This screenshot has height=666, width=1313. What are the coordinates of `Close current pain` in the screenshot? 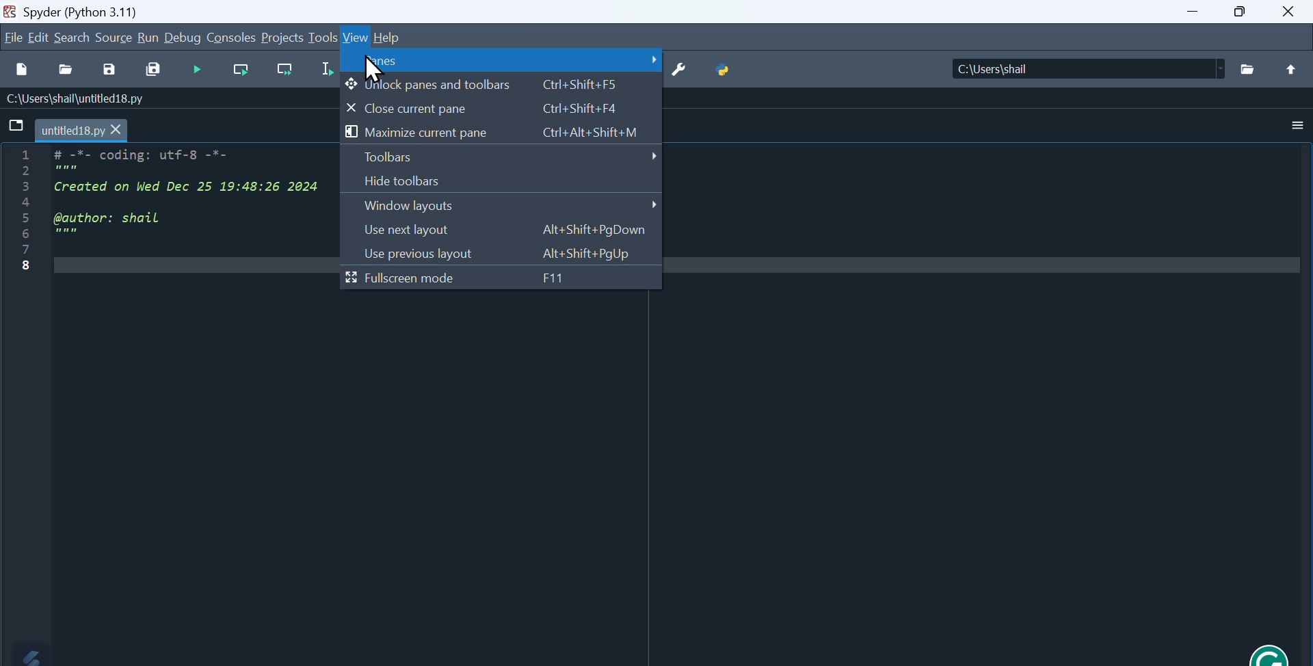 It's located at (489, 108).